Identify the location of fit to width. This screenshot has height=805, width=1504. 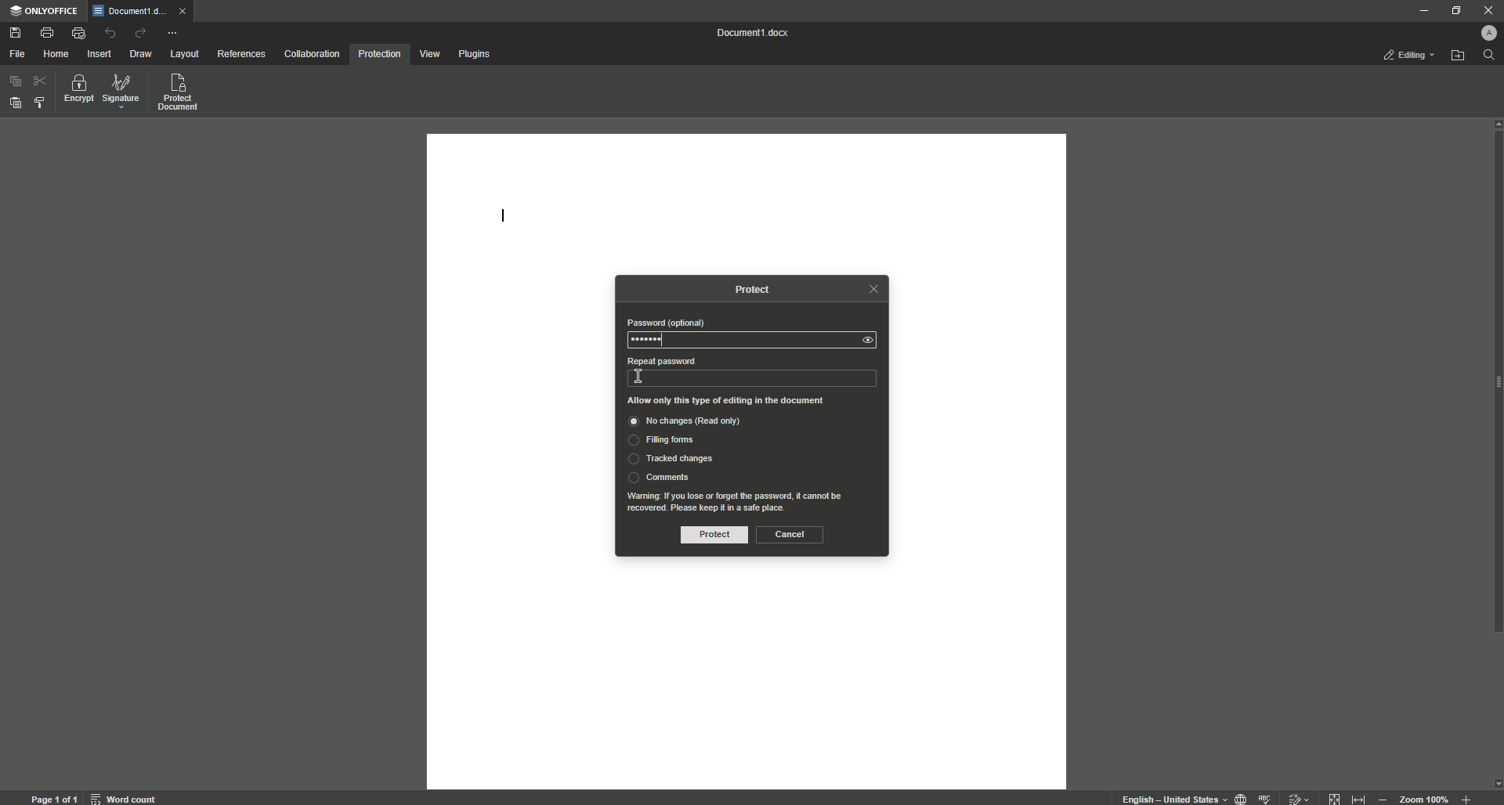
(1357, 798).